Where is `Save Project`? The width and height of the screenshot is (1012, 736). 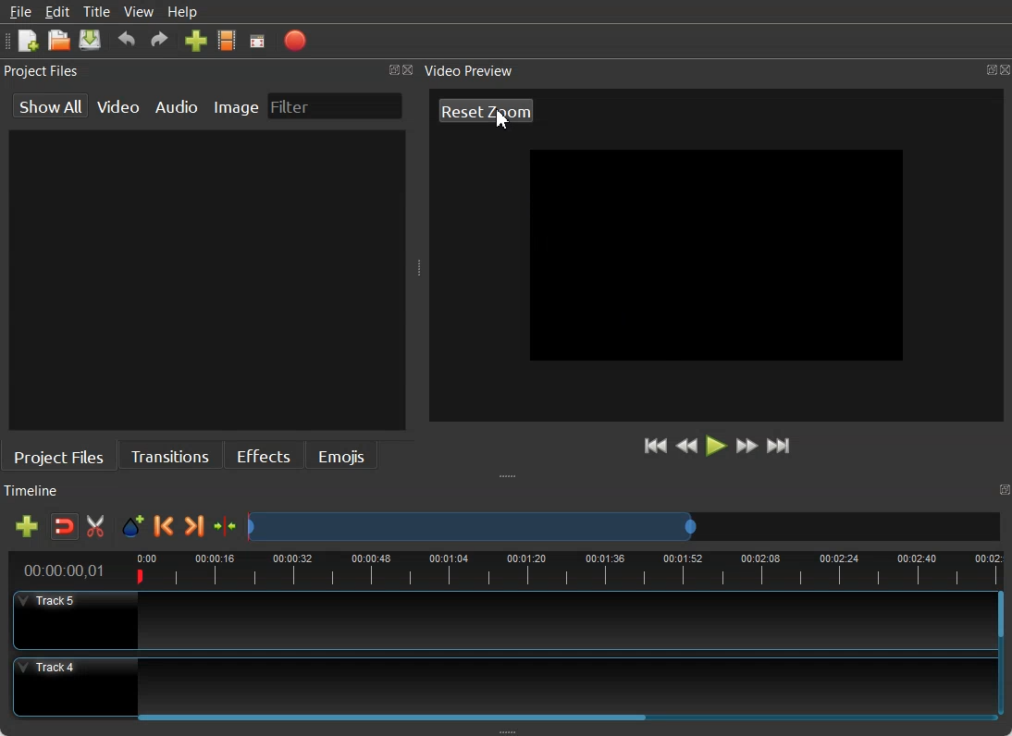
Save Project is located at coordinates (91, 41).